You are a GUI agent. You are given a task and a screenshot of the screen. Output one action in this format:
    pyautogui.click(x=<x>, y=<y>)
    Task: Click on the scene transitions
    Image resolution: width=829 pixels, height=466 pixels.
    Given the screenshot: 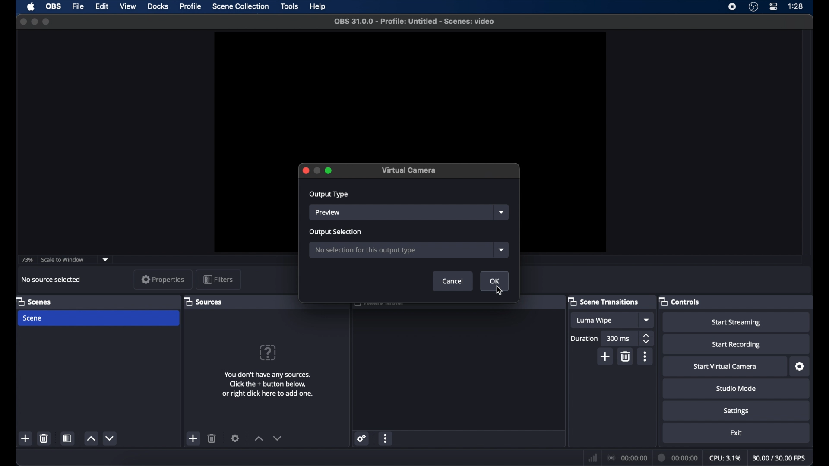 What is the action you would take?
    pyautogui.click(x=605, y=302)
    